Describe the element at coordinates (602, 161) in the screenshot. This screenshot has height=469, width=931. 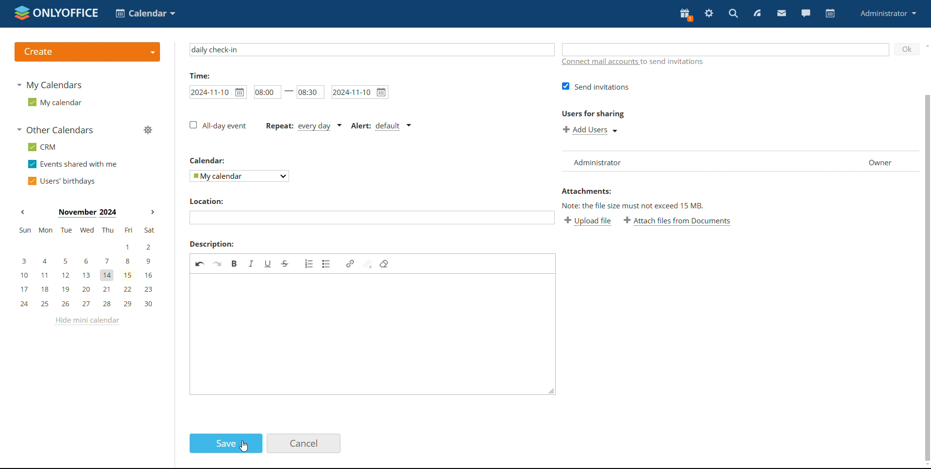
I see `list of users` at that location.